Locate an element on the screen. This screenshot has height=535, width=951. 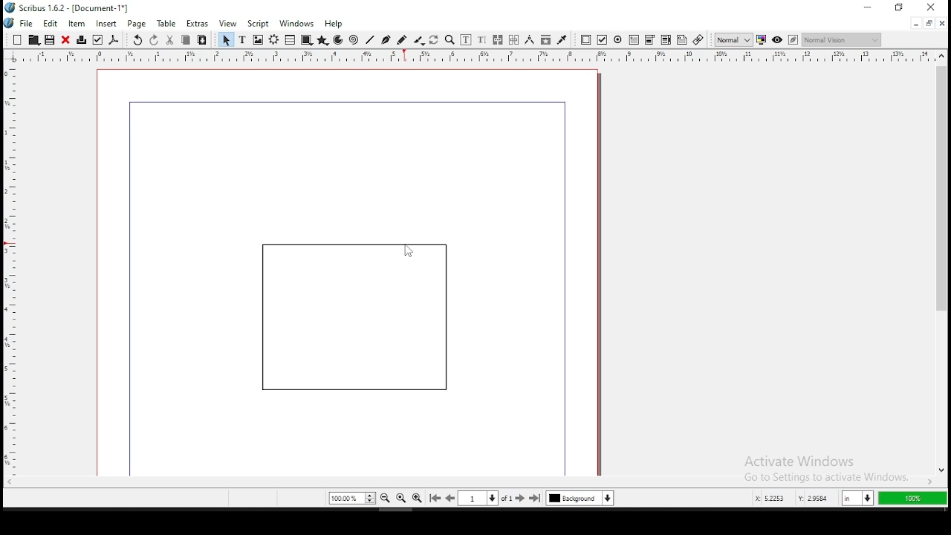
text is located at coordinates (243, 39).